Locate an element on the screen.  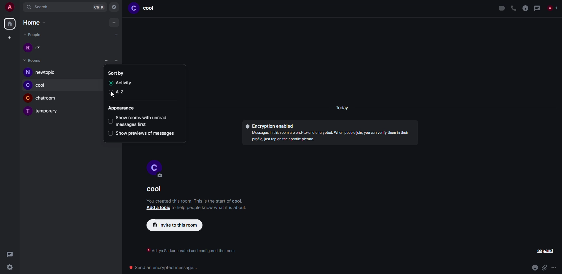
ctrlK is located at coordinates (97, 7).